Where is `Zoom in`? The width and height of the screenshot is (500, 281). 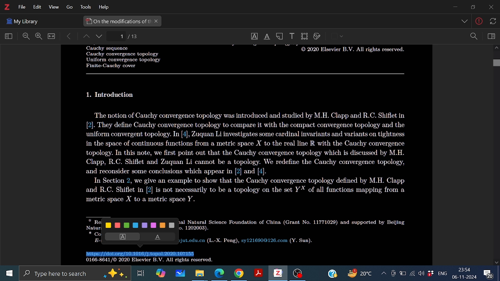 Zoom in is located at coordinates (38, 36).